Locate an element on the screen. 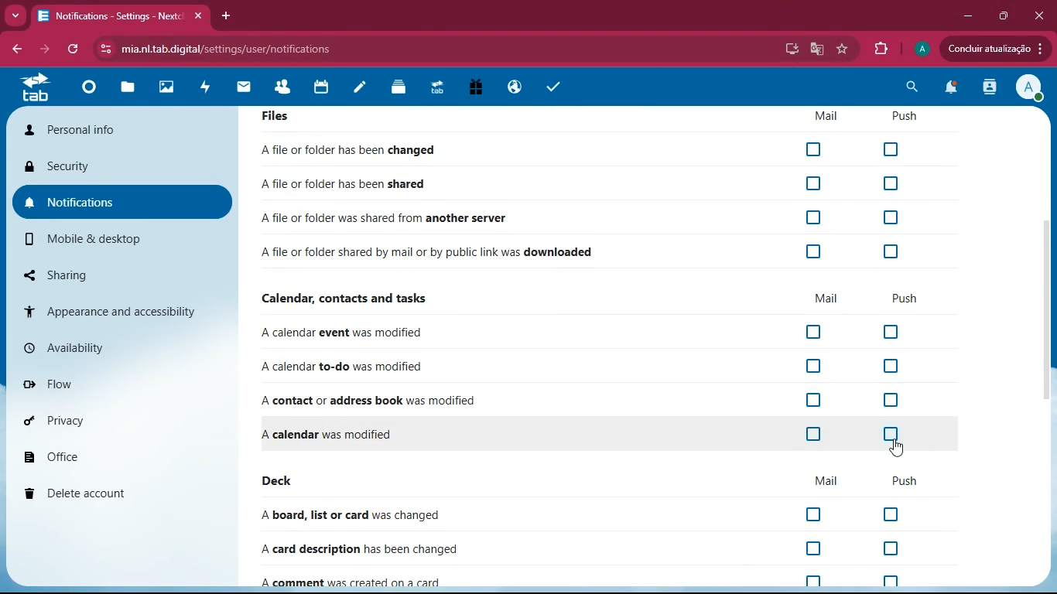 The width and height of the screenshot is (1057, 594). activity is located at coordinates (991, 88).